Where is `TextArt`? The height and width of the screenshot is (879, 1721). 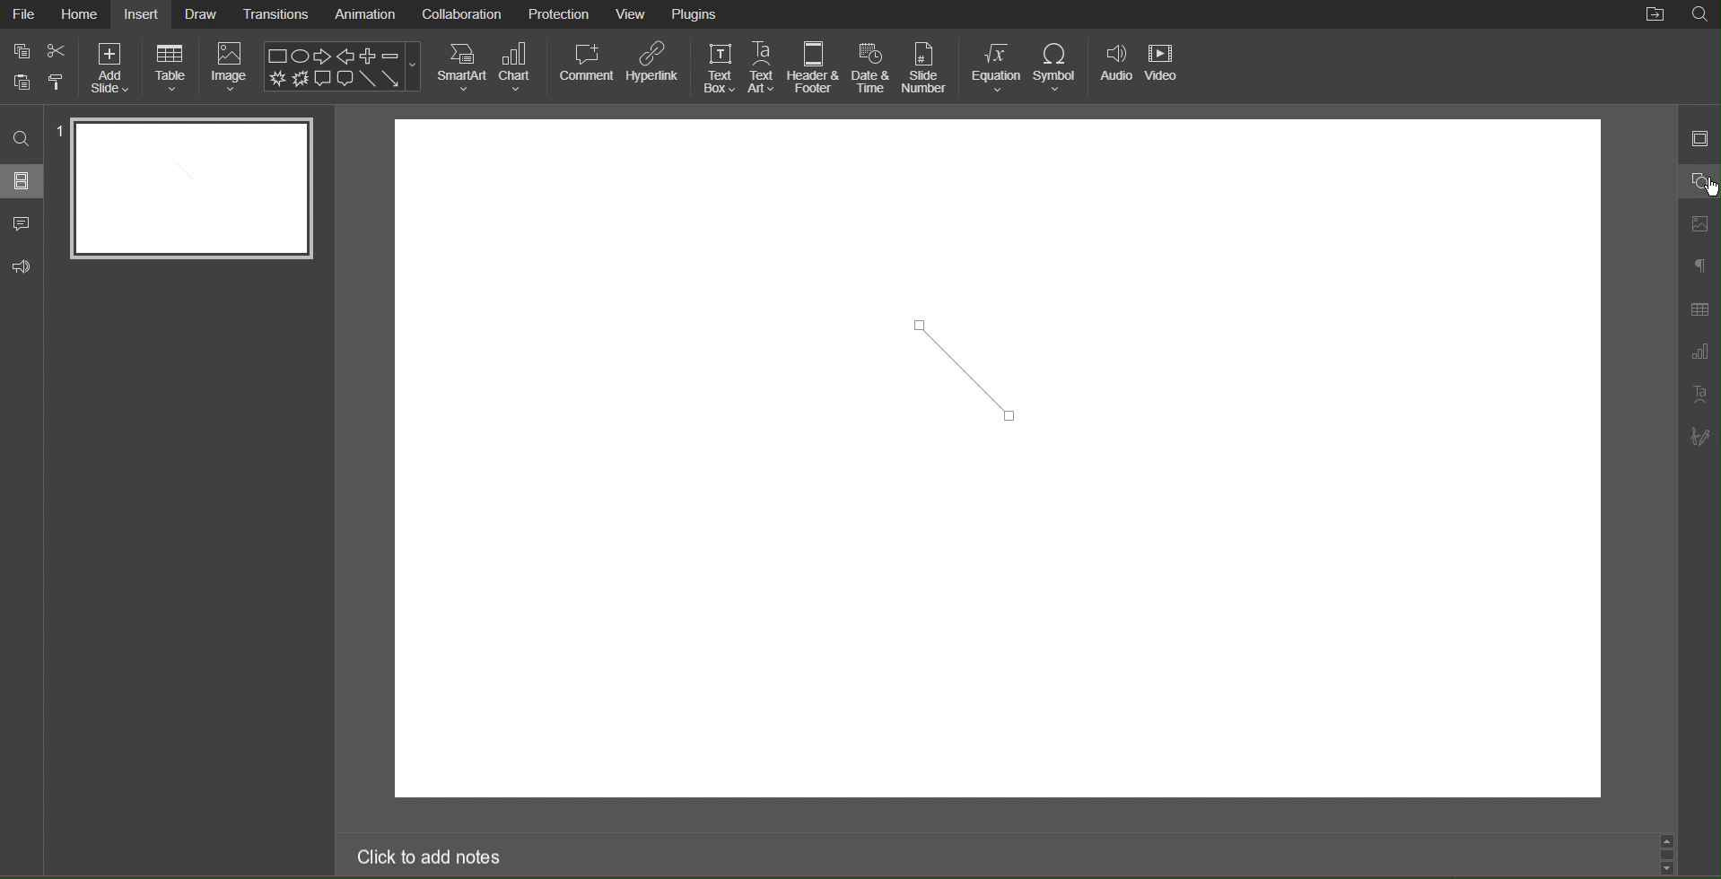
TextArt is located at coordinates (1700, 394).